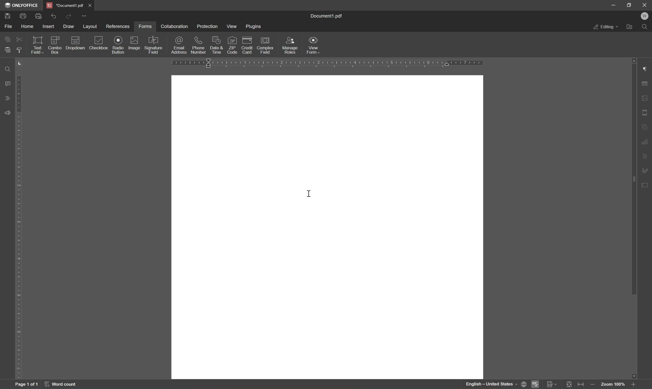 The width and height of the screenshot is (652, 389). What do you see at coordinates (645, 128) in the screenshot?
I see `shape settings` at bounding box center [645, 128].